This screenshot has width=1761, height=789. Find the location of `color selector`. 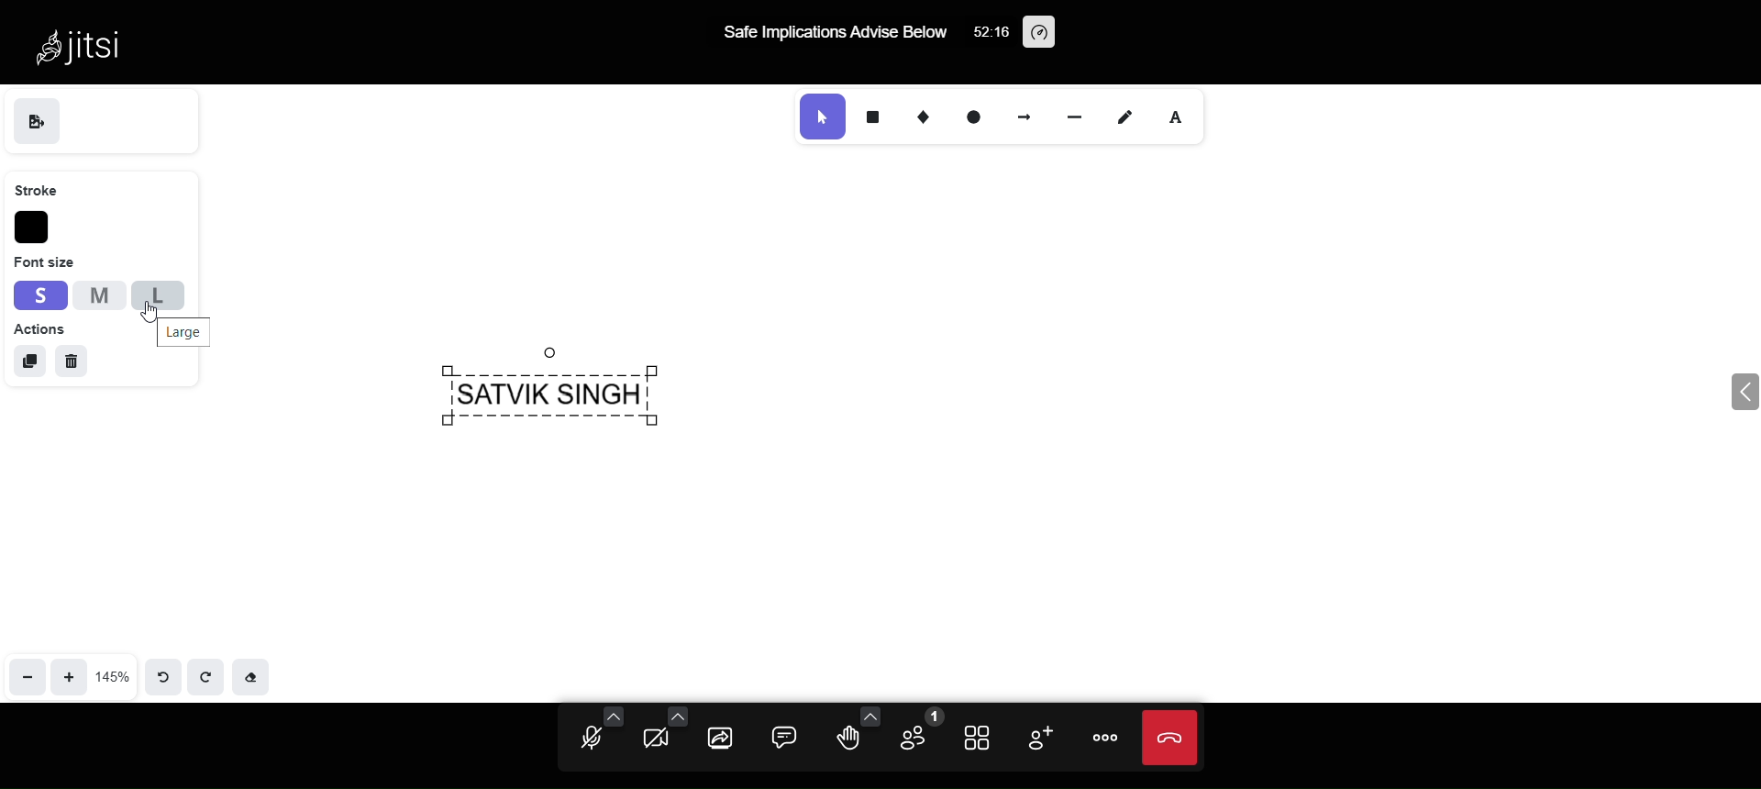

color selector is located at coordinates (34, 228).